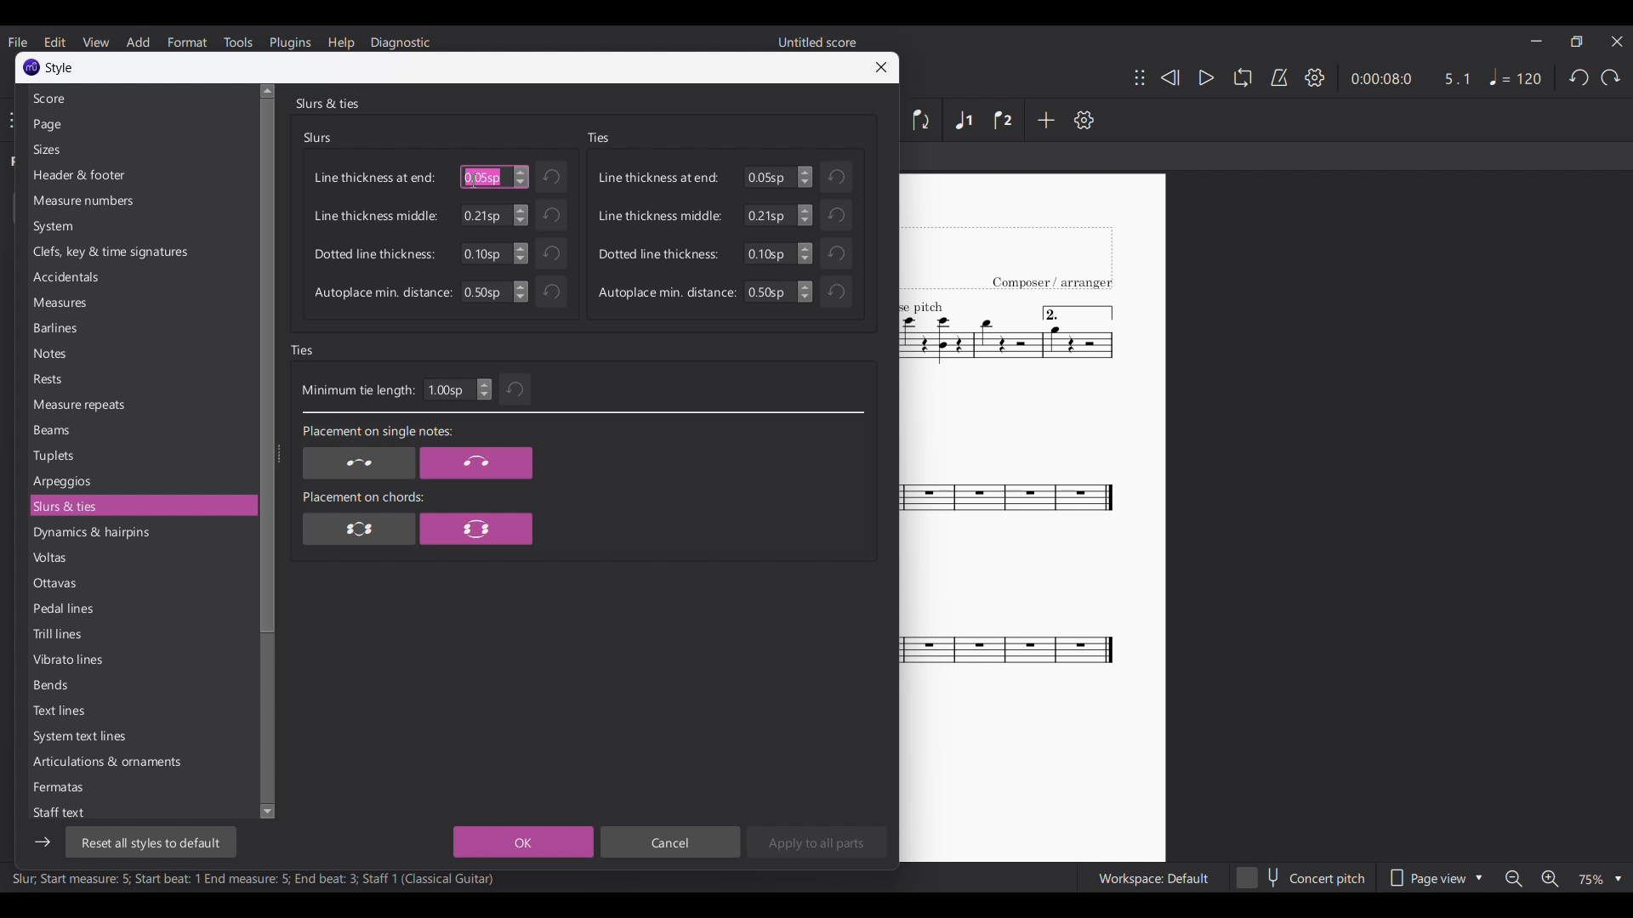 This screenshot has width=1633, height=918. What do you see at coordinates (521, 292) in the screenshot?
I see `Increase/Decrease autoplace min. distance` at bounding box center [521, 292].